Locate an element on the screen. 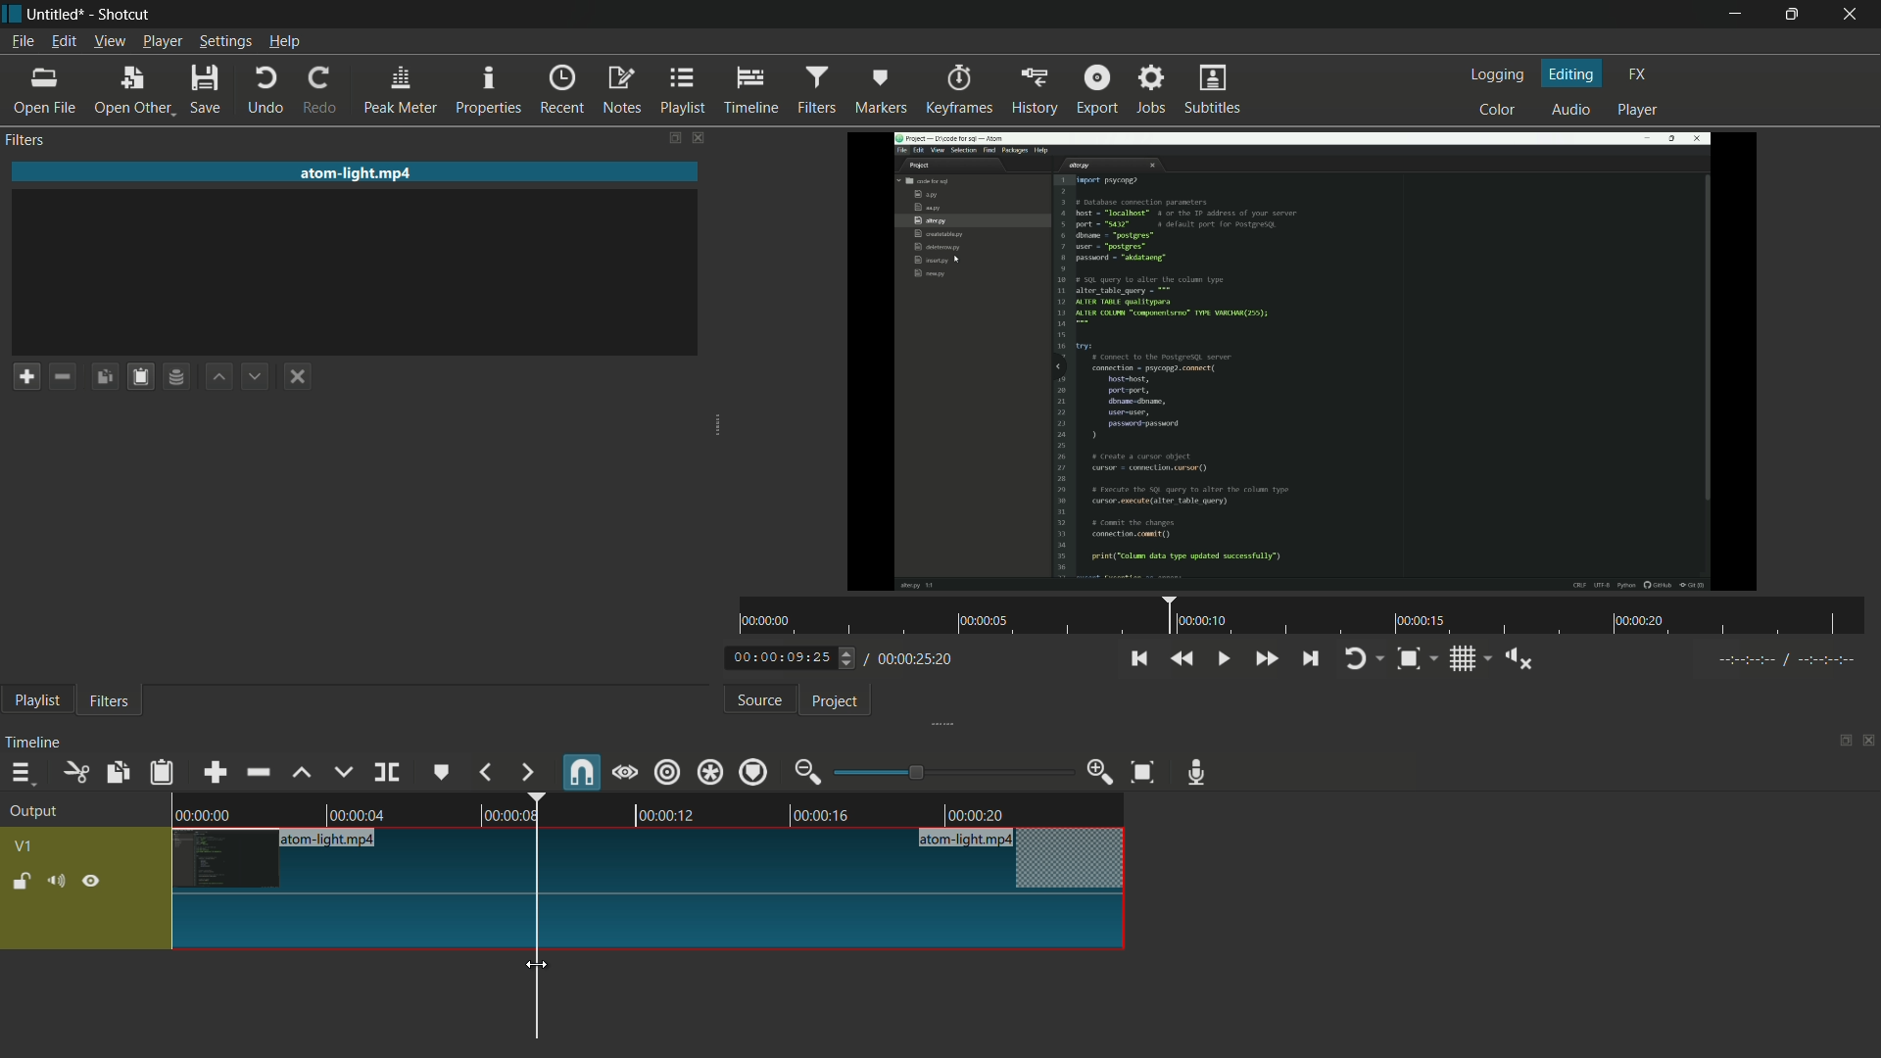  project is located at coordinates (837, 702).